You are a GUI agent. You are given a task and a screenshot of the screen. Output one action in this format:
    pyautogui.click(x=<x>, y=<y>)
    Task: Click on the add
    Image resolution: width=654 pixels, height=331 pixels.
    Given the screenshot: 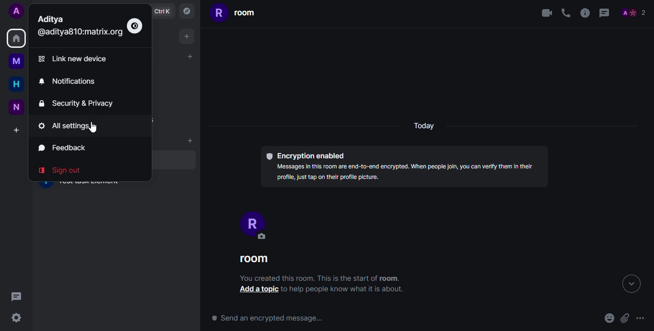 What is the action you would take?
    pyautogui.click(x=190, y=141)
    